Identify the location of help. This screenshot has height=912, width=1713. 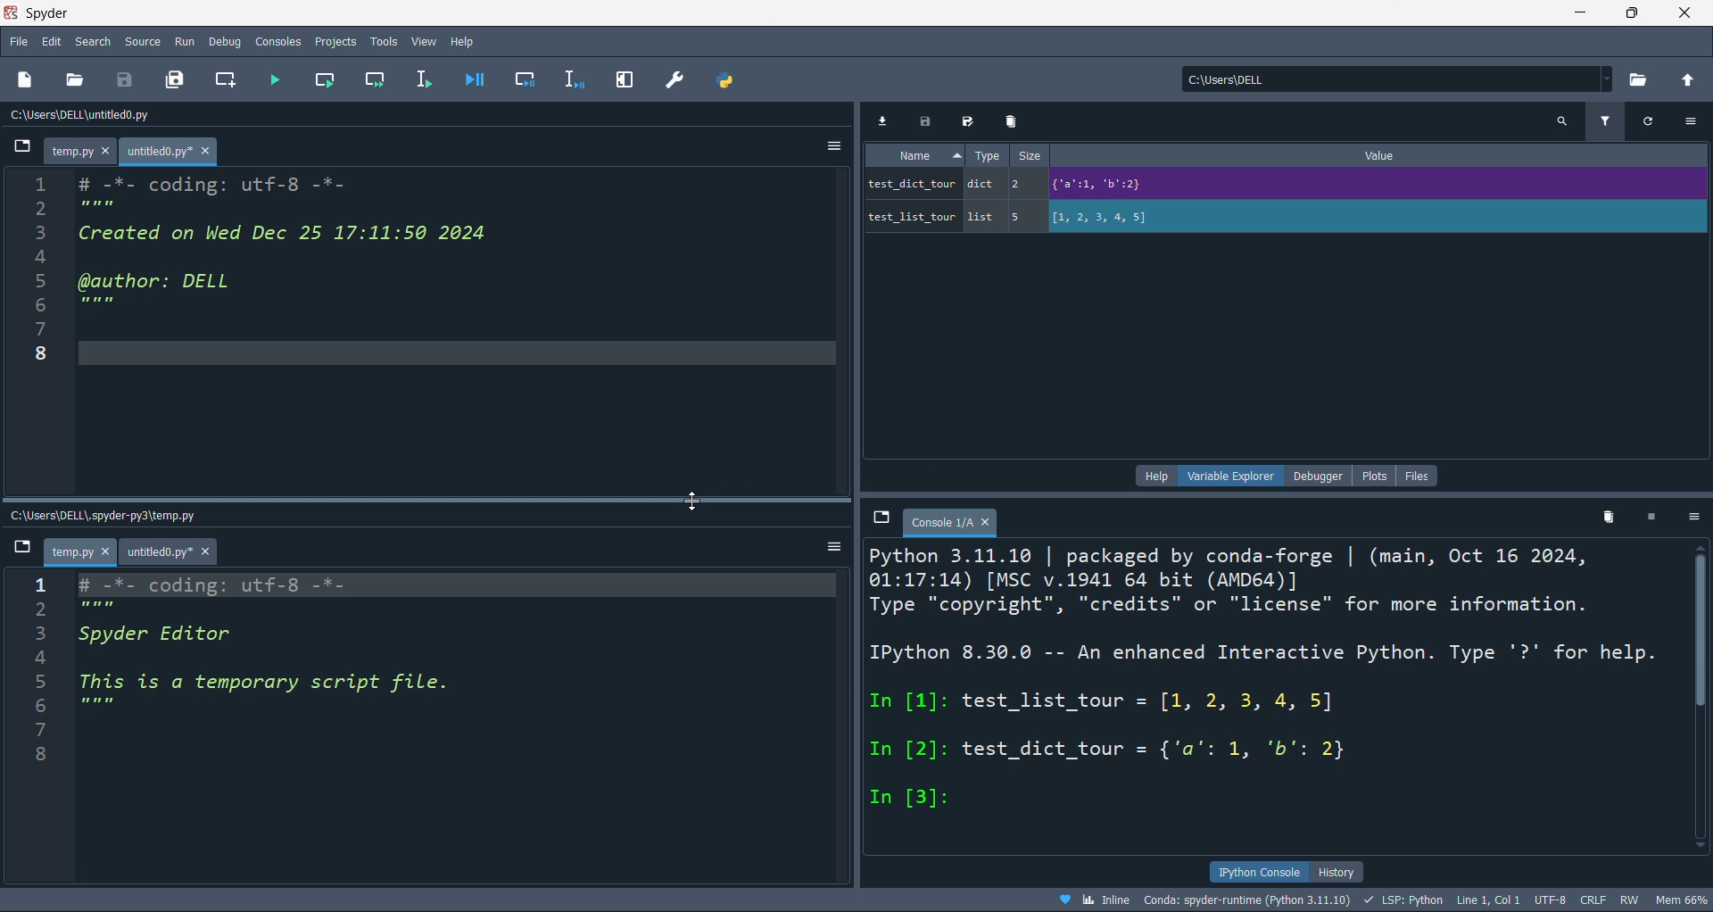
(464, 41).